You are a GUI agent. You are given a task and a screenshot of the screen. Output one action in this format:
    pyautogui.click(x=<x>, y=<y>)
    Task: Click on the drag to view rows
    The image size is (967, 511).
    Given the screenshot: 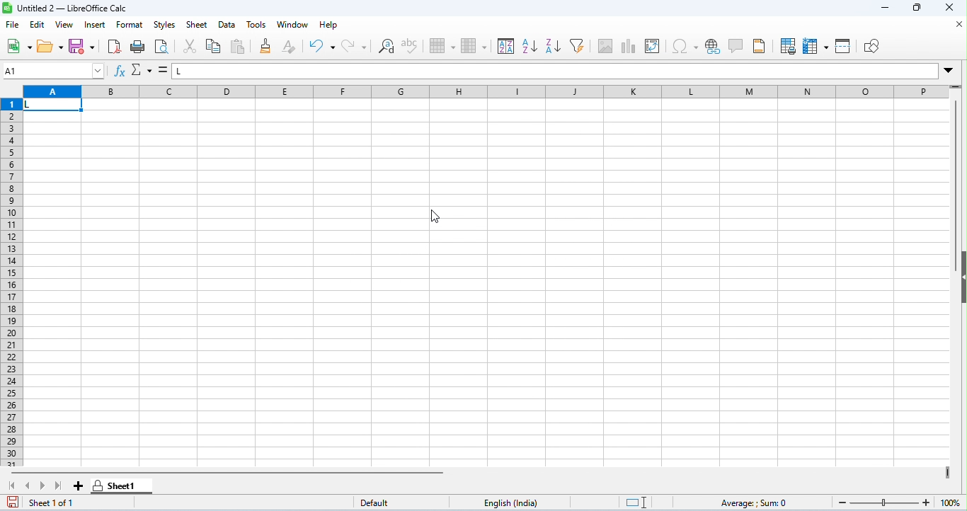 What is the action you would take?
    pyautogui.click(x=956, y=86)
    